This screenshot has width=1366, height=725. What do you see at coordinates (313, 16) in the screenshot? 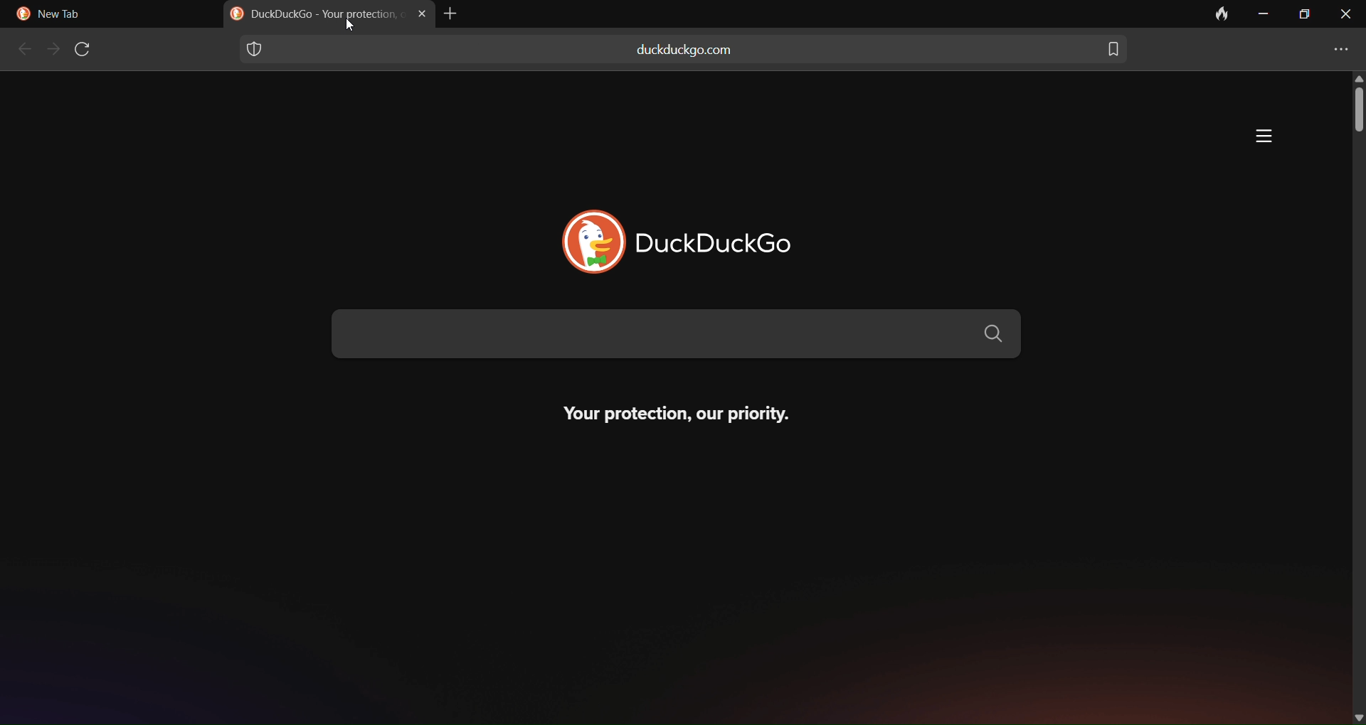
I see `DuckDuckGo - your protection` at bounding box center [313, 16].